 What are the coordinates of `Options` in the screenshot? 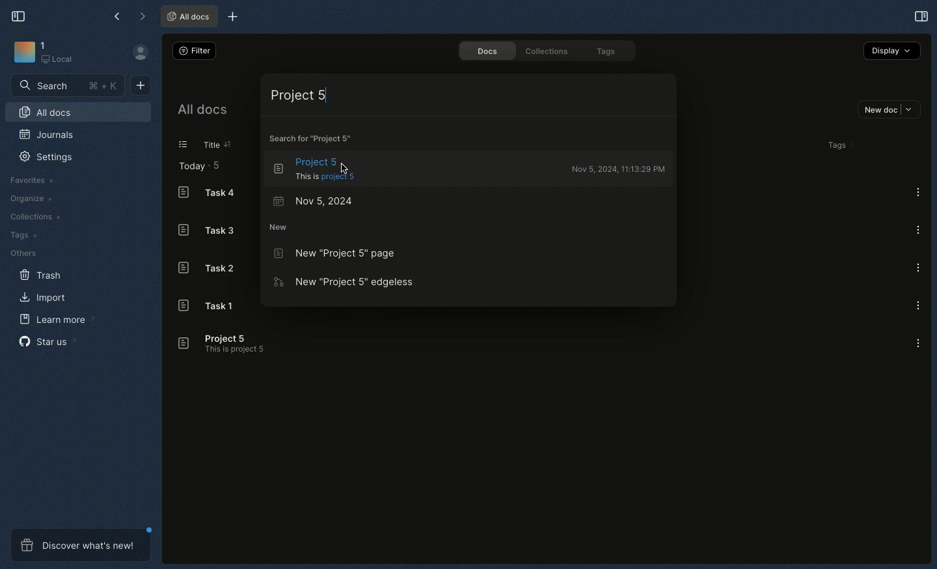 It's located at (920, 304).